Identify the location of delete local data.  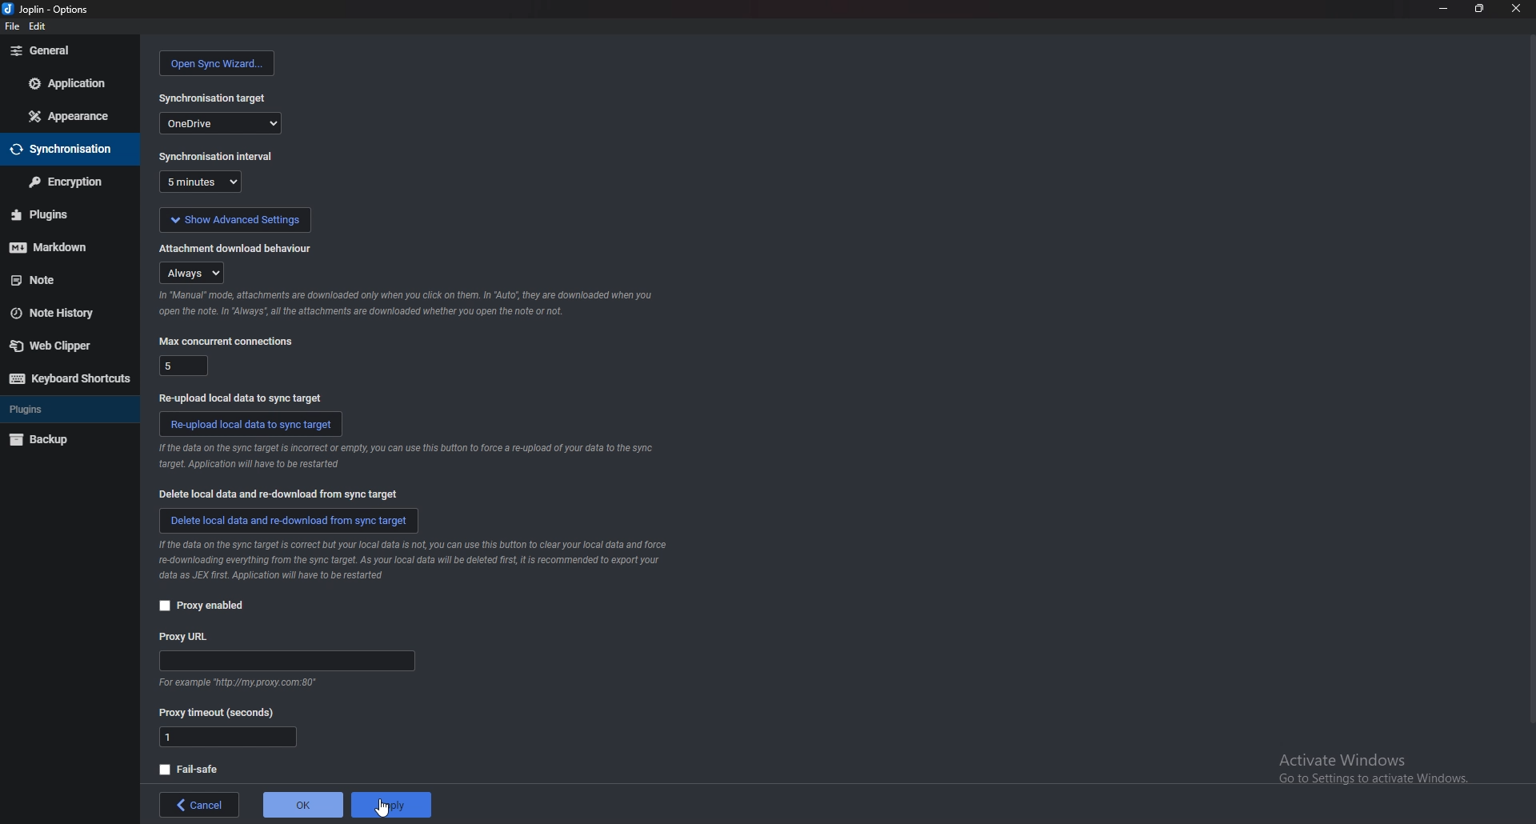
(283, 494).